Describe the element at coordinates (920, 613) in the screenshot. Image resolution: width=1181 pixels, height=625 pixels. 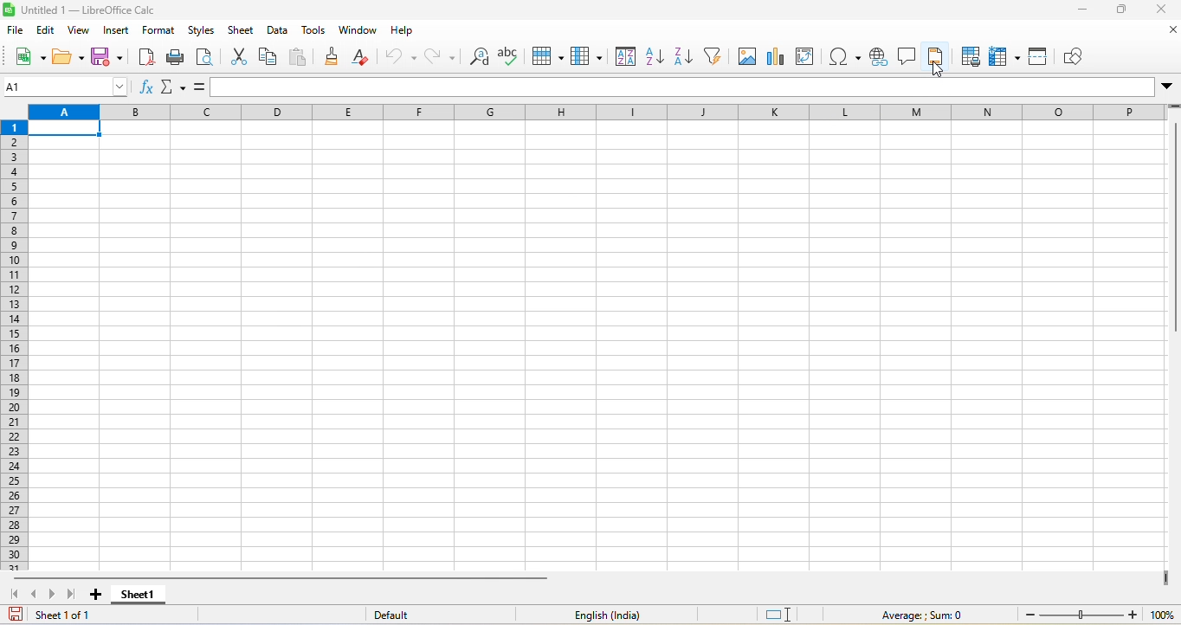
I see `average: sum=0` at that location.